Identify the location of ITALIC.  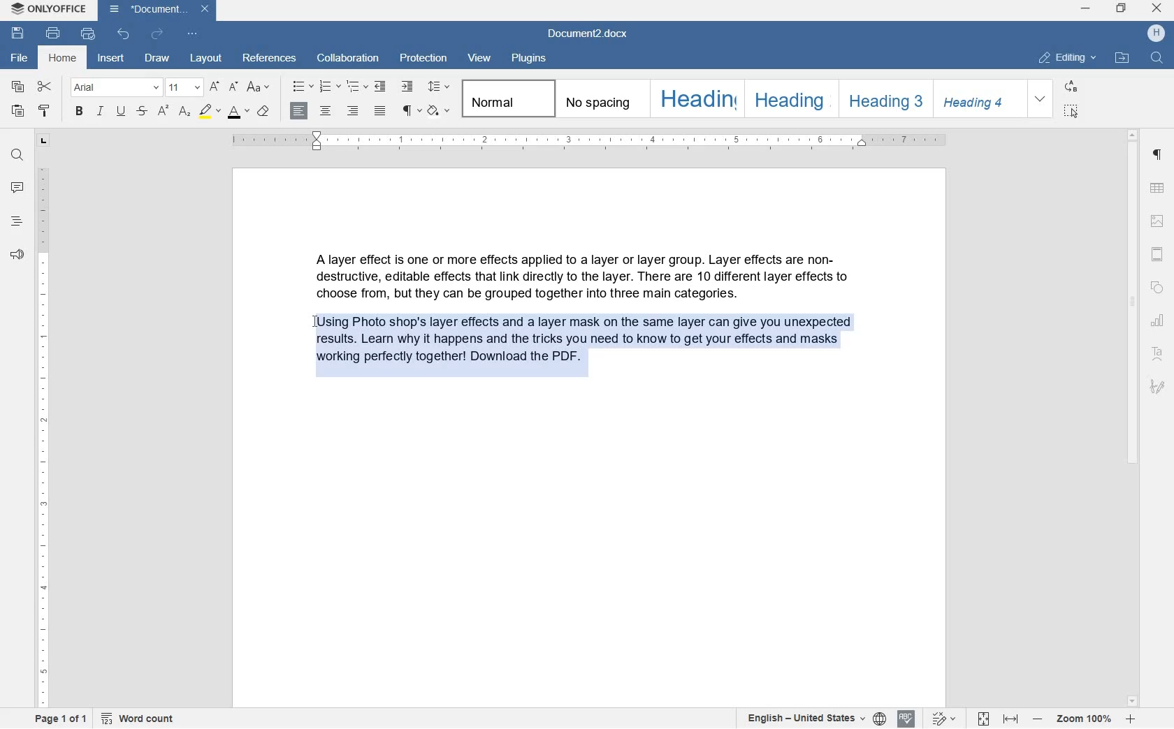
(99, 112).